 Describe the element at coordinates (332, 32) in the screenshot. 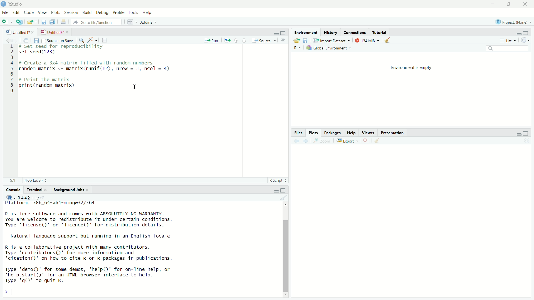

I see `History` at that location.